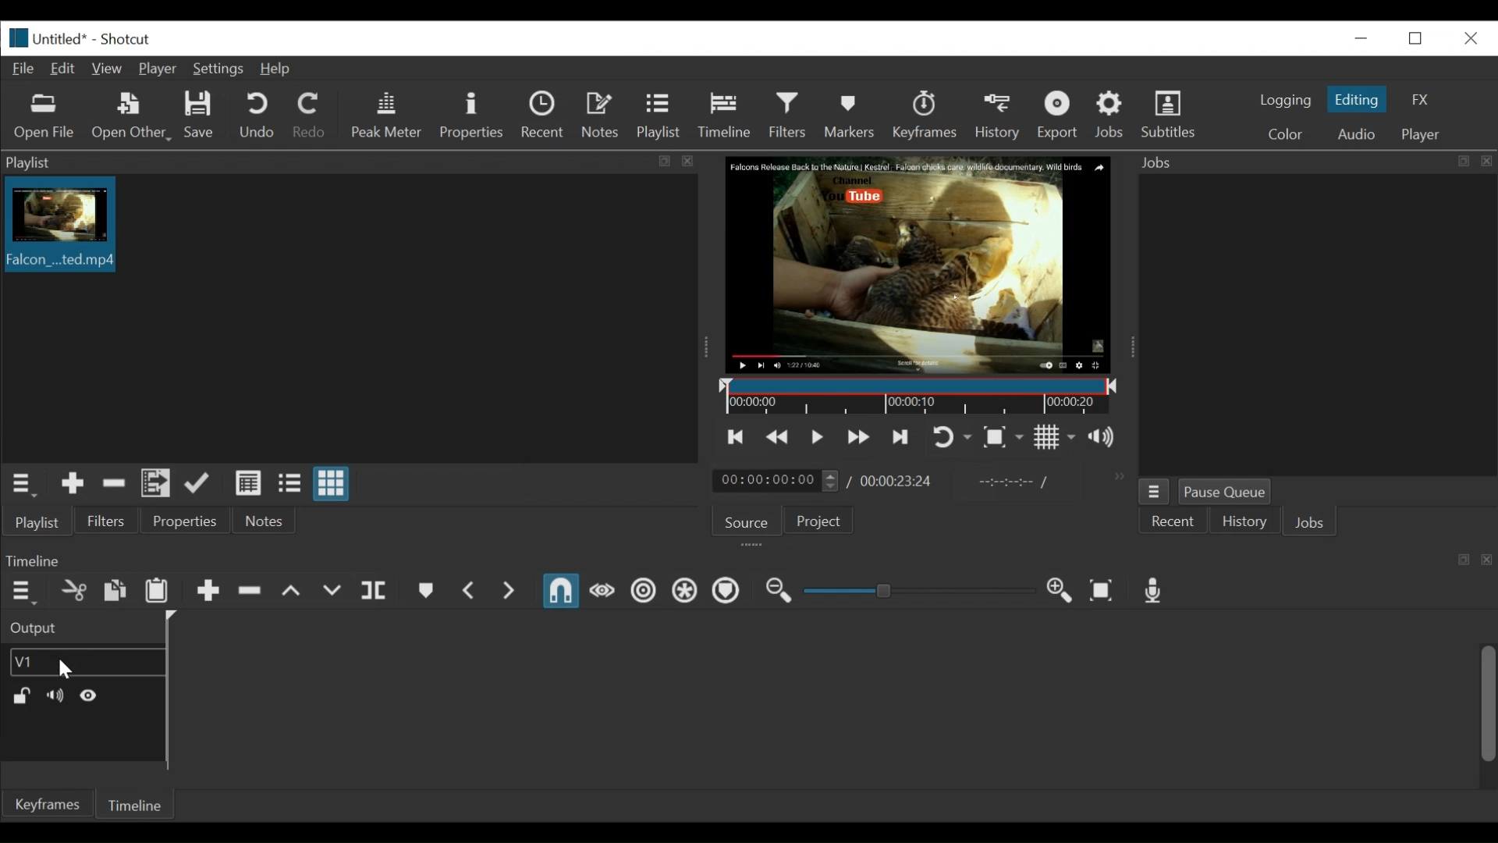  I want to click on Recent, so click(1173, 522).